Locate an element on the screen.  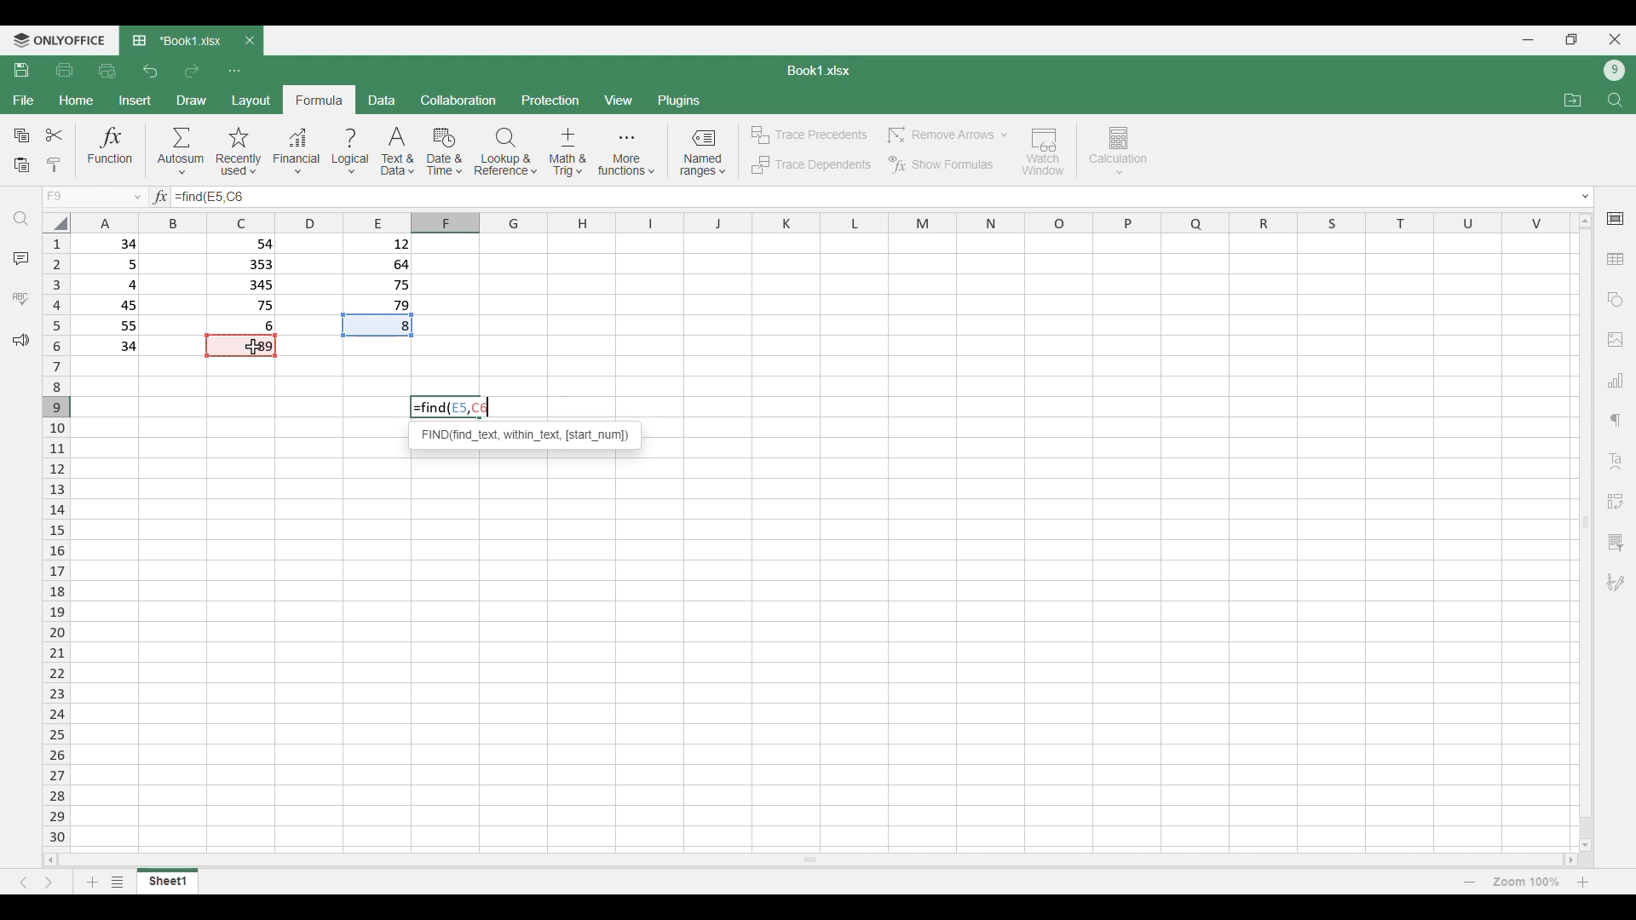
Insert images is located at coordinates (1616, 340).